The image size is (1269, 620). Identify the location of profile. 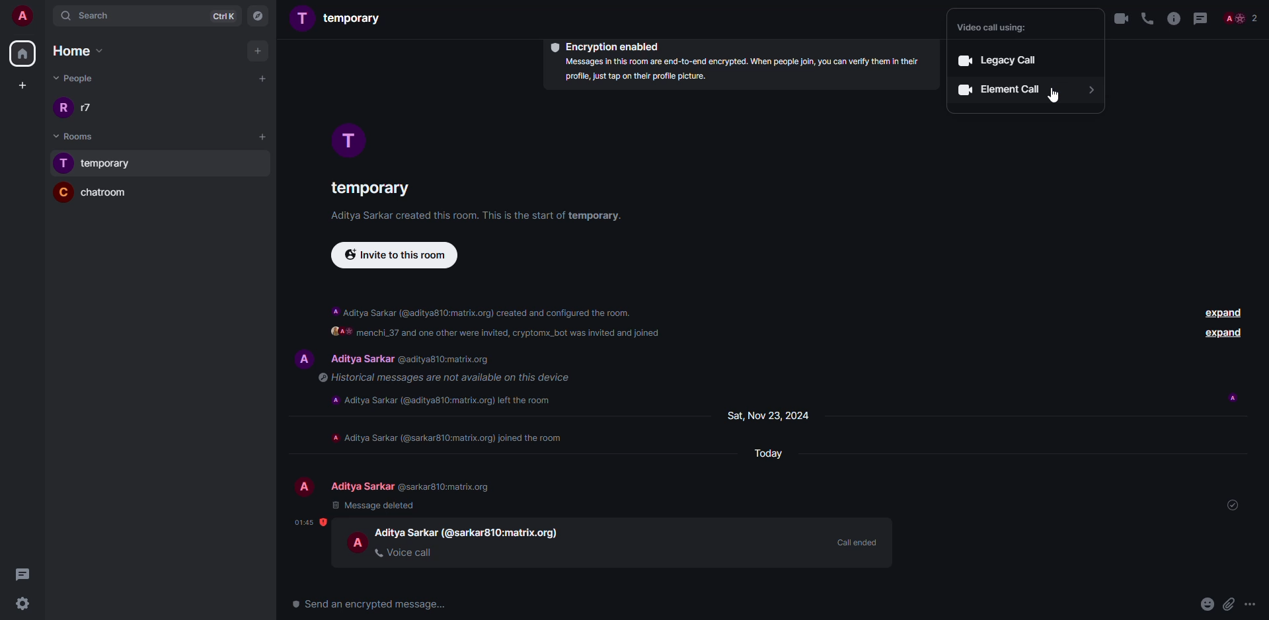
(299, 486).